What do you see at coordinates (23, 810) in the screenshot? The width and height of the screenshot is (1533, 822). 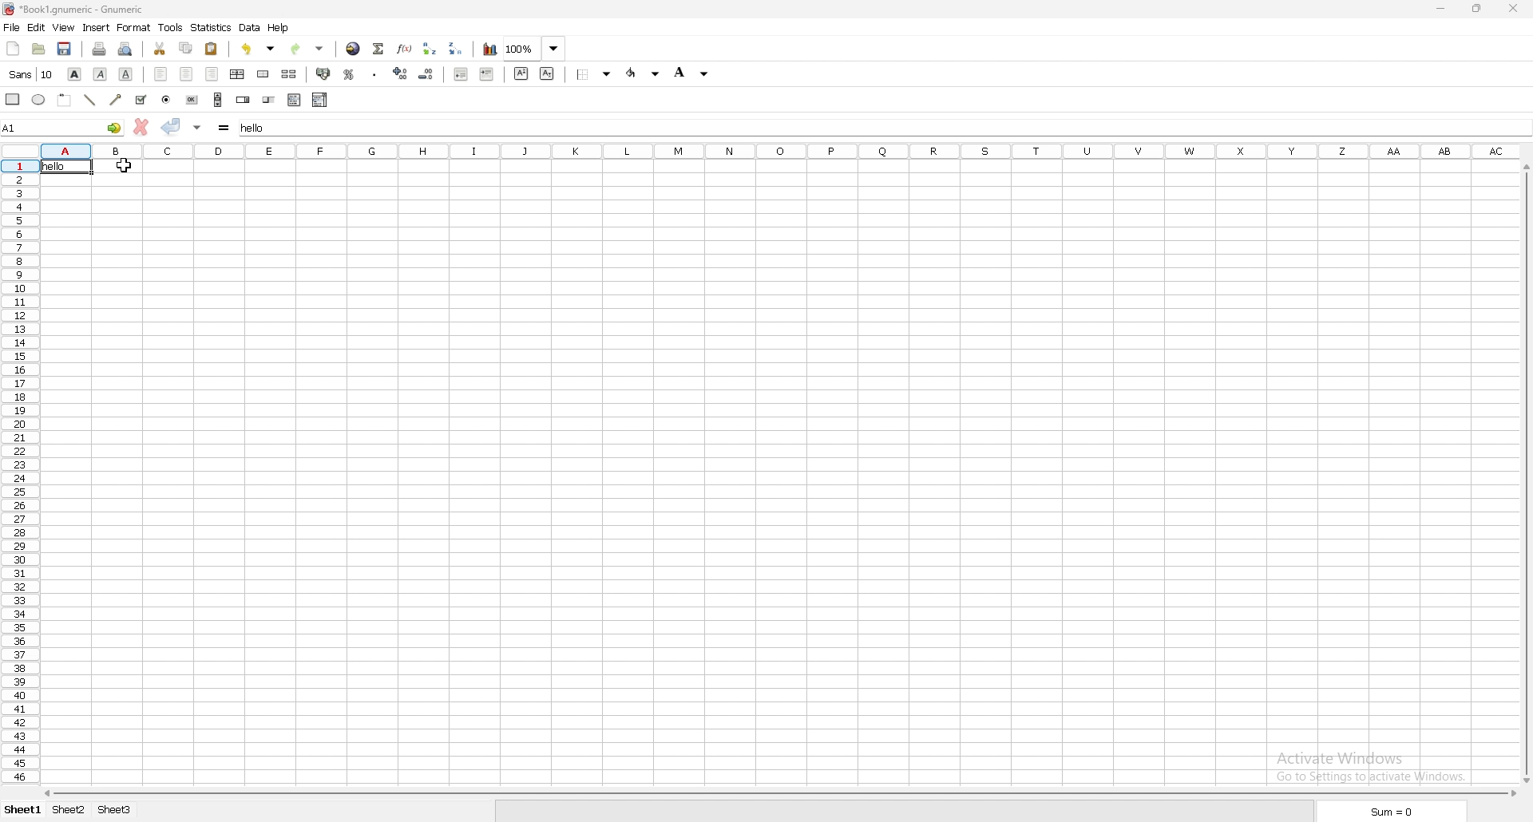 I see `tab` at bounding box center [23, 810].